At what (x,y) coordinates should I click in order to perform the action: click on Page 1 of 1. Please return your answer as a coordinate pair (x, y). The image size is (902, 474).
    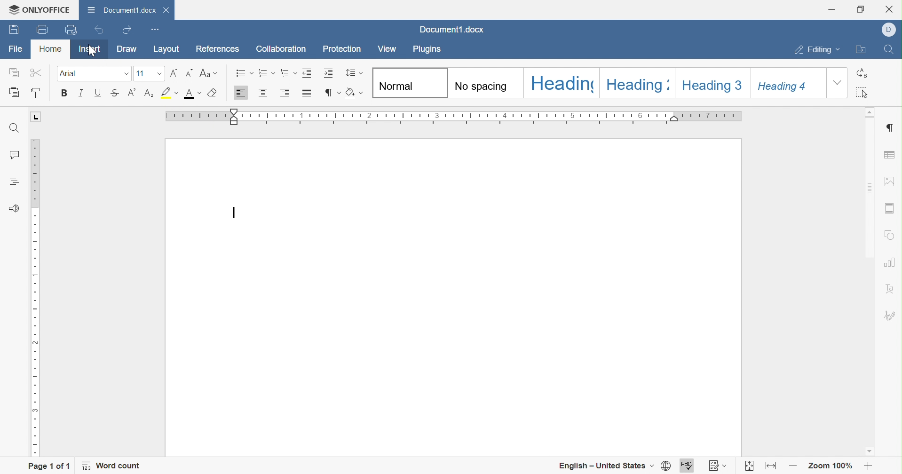
    Looking at the image, I should click on (49, 466).